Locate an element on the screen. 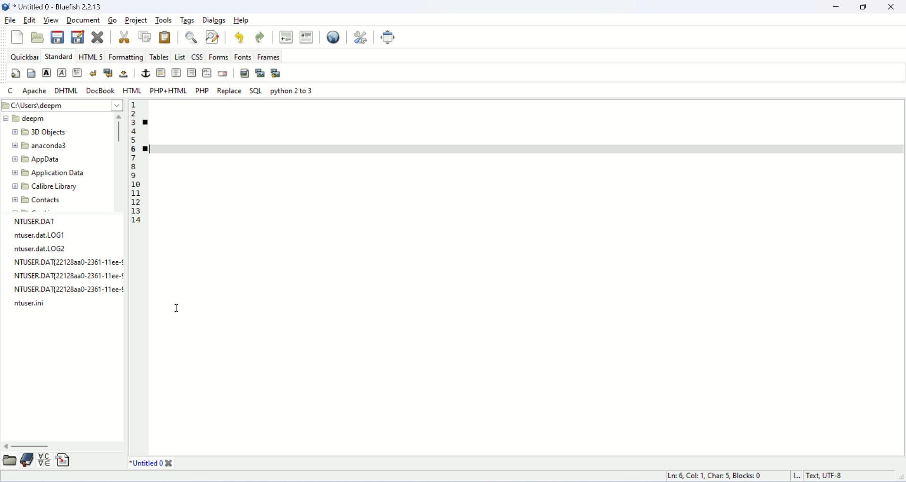  tables is located at coordinates (159, 57).